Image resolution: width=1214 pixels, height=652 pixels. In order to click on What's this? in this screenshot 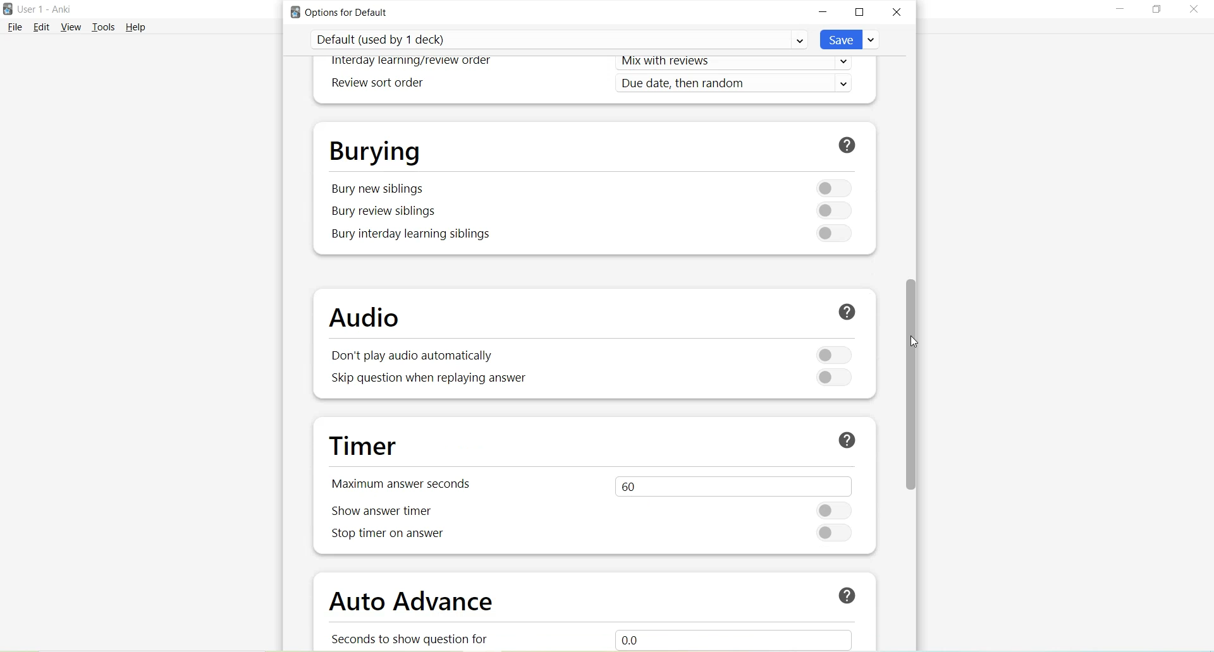, I will do `click(842, 593)`.